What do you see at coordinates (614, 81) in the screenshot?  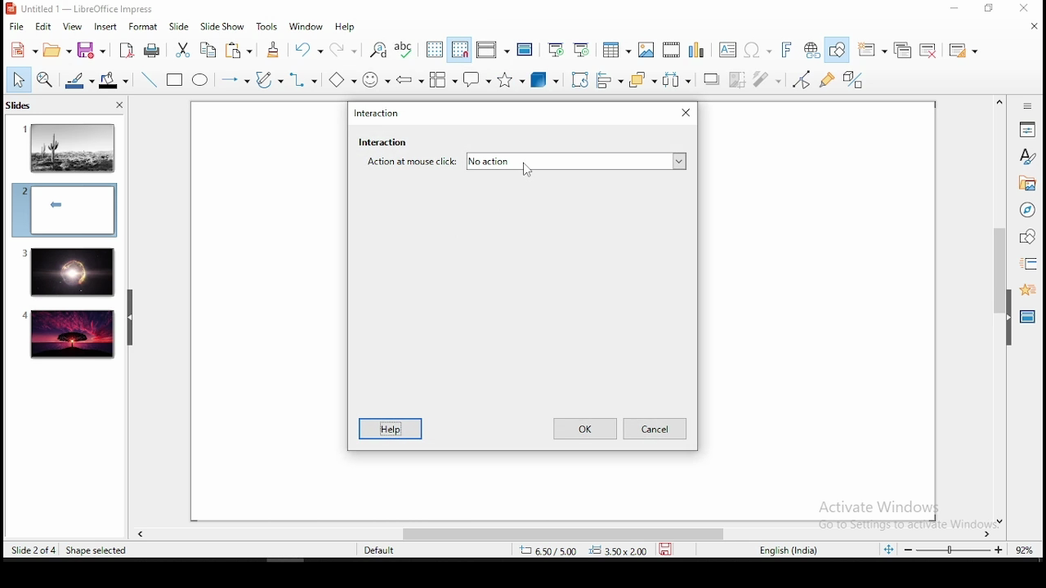 I see `align objects` at bounding box center [614, 81].